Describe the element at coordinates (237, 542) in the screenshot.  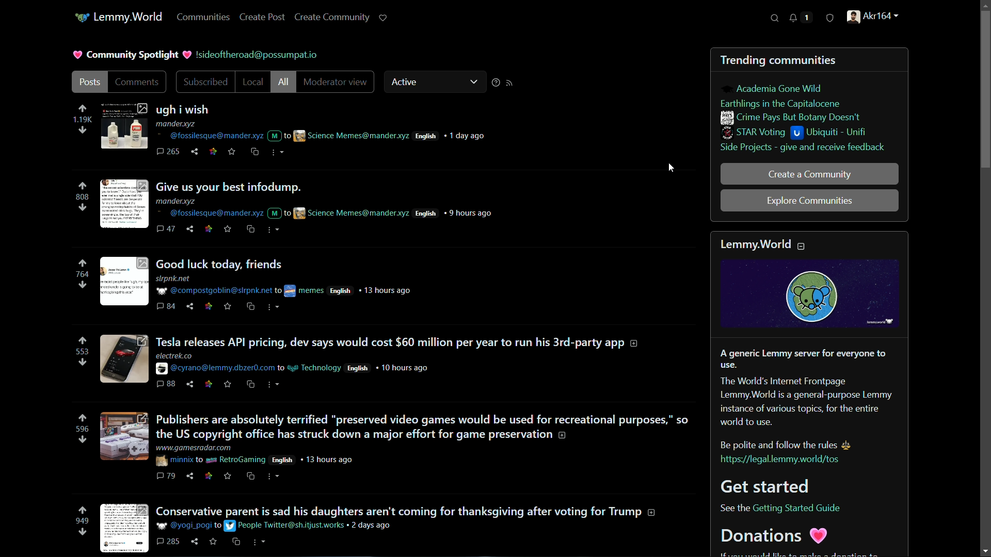
I see `cross psot` at that location.